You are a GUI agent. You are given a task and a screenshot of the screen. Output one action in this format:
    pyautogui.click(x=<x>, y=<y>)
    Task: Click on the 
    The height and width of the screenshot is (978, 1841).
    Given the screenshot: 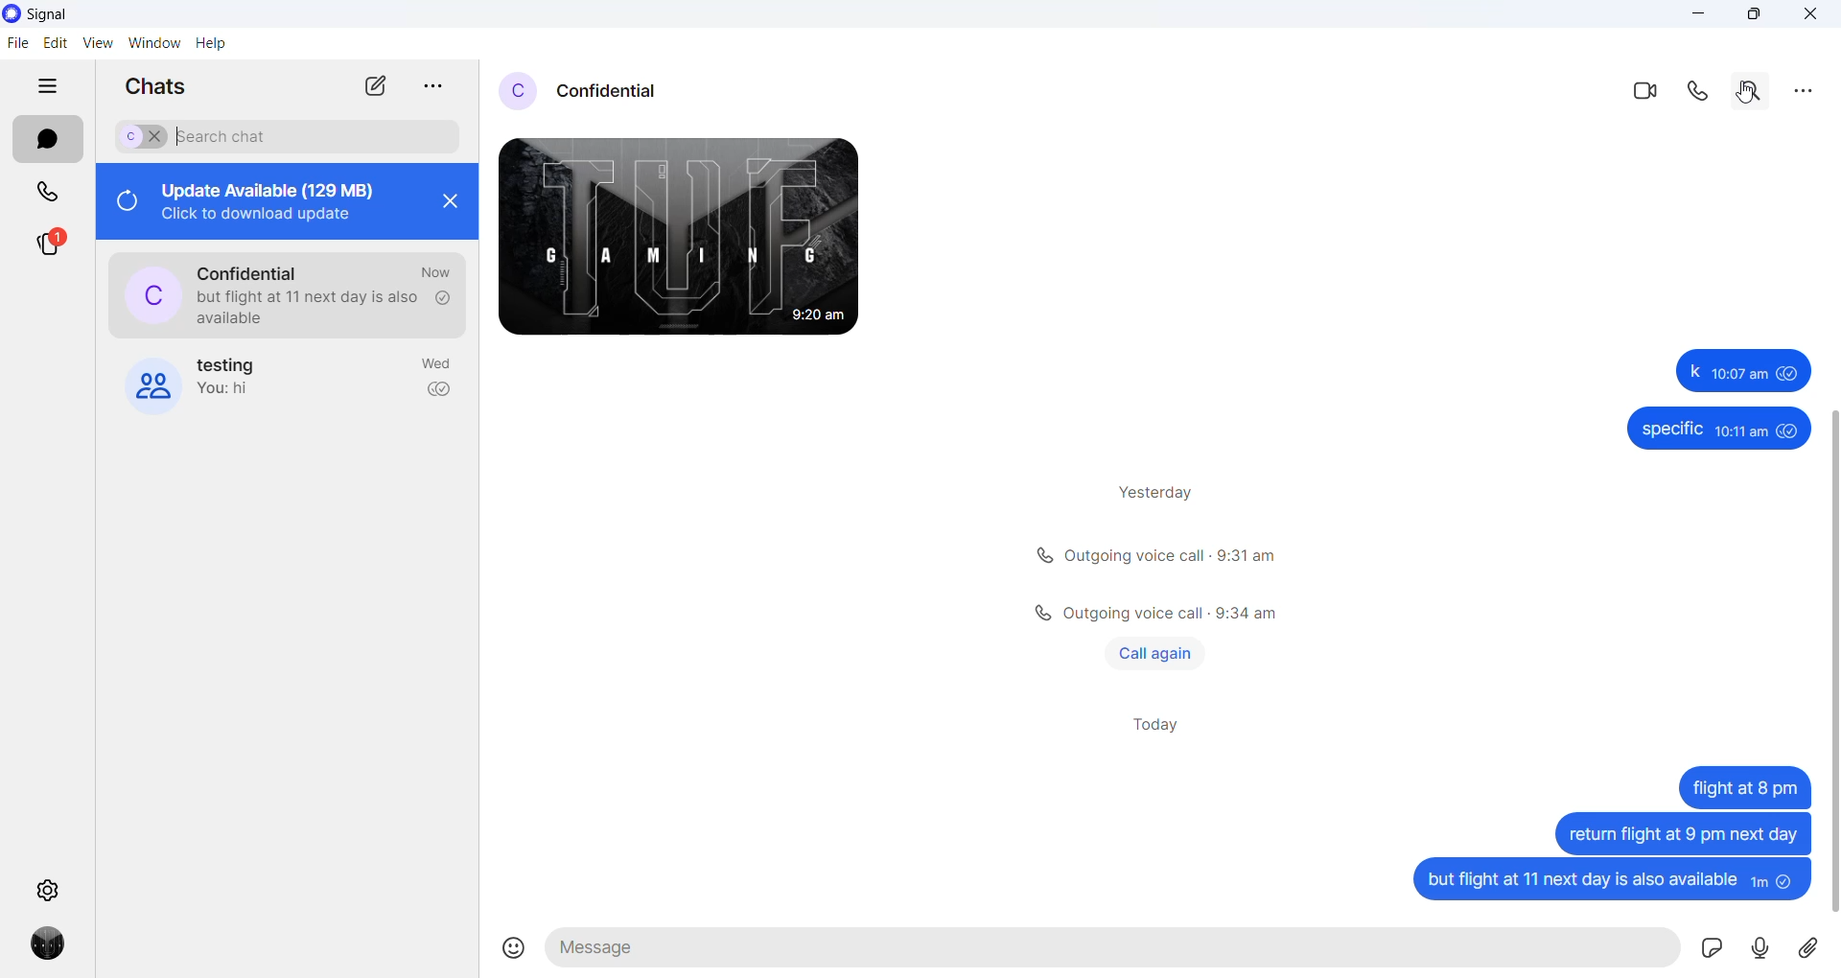 What is the action you would take?
    pyautogui.click(x=1738, y=370)
    